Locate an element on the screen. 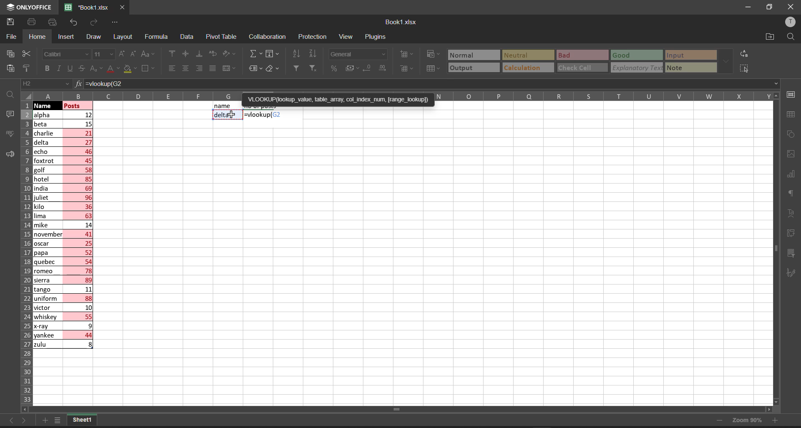 Image resolution: width=801 pixels, height=428 pixels. align center is located at coordinates (184, 69).